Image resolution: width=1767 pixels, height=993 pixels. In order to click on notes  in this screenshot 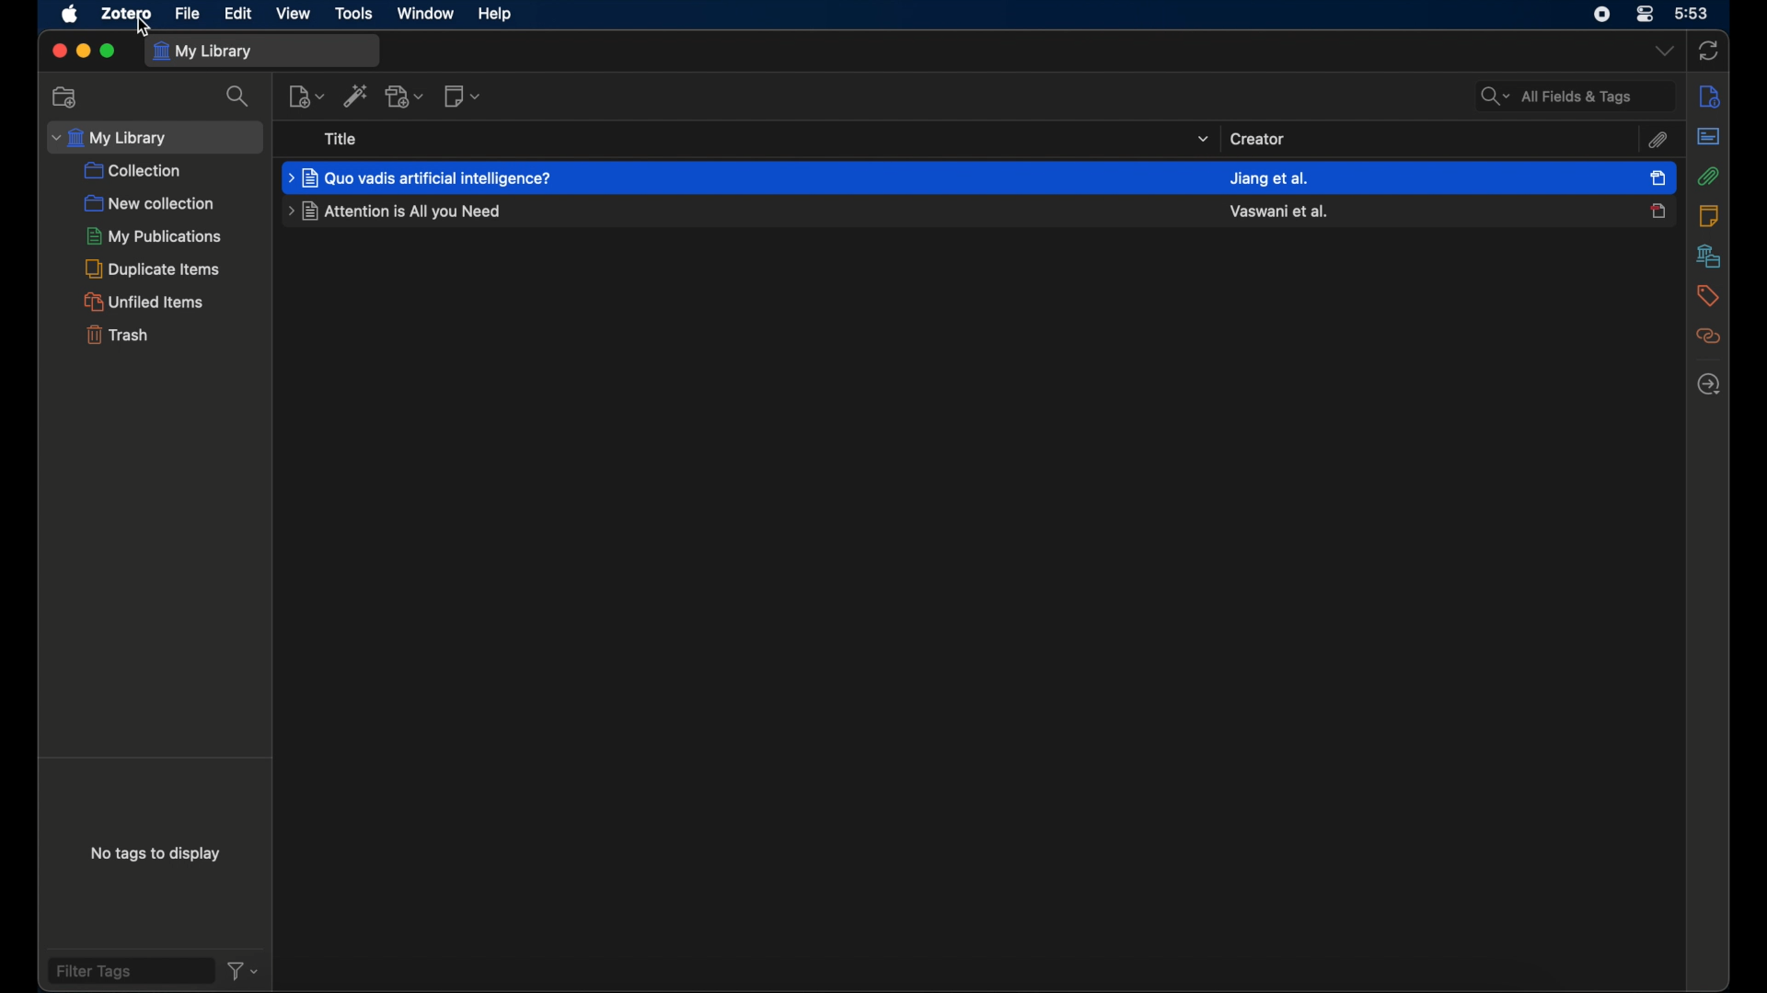, I will do `click(1708, 215)`.